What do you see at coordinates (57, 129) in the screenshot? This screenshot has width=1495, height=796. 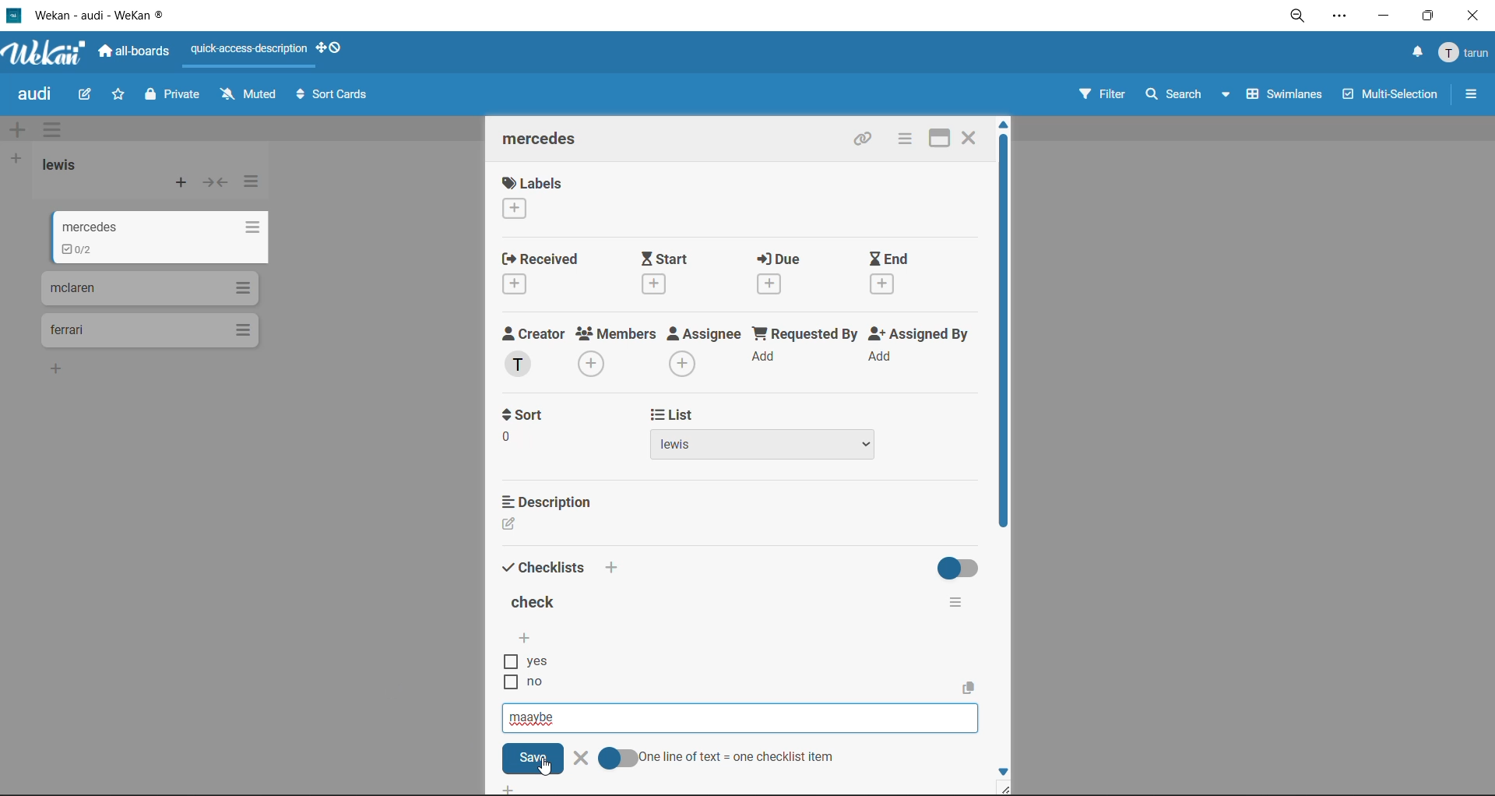 I see `swimlane actions` at bounding box center [57, 129].